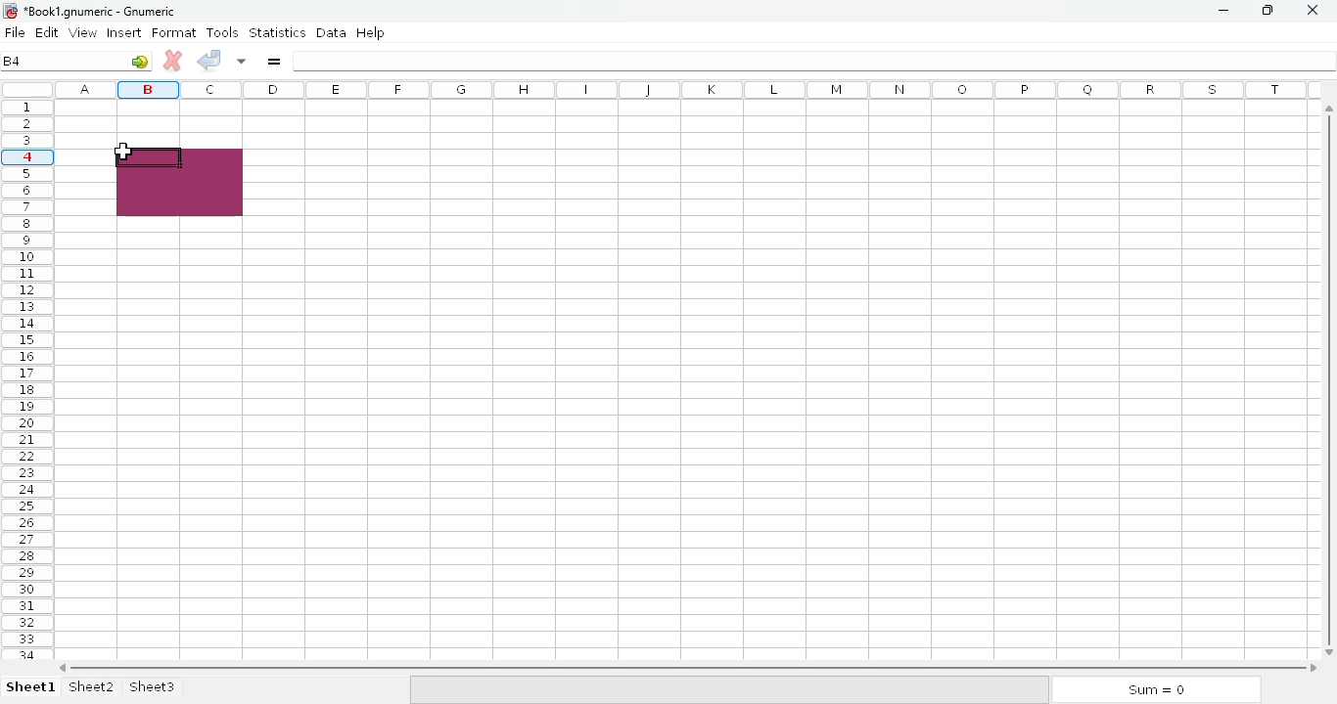  Describe the element at coordinates (814, 60) in the screenshot. I see `formula bar` at that location.